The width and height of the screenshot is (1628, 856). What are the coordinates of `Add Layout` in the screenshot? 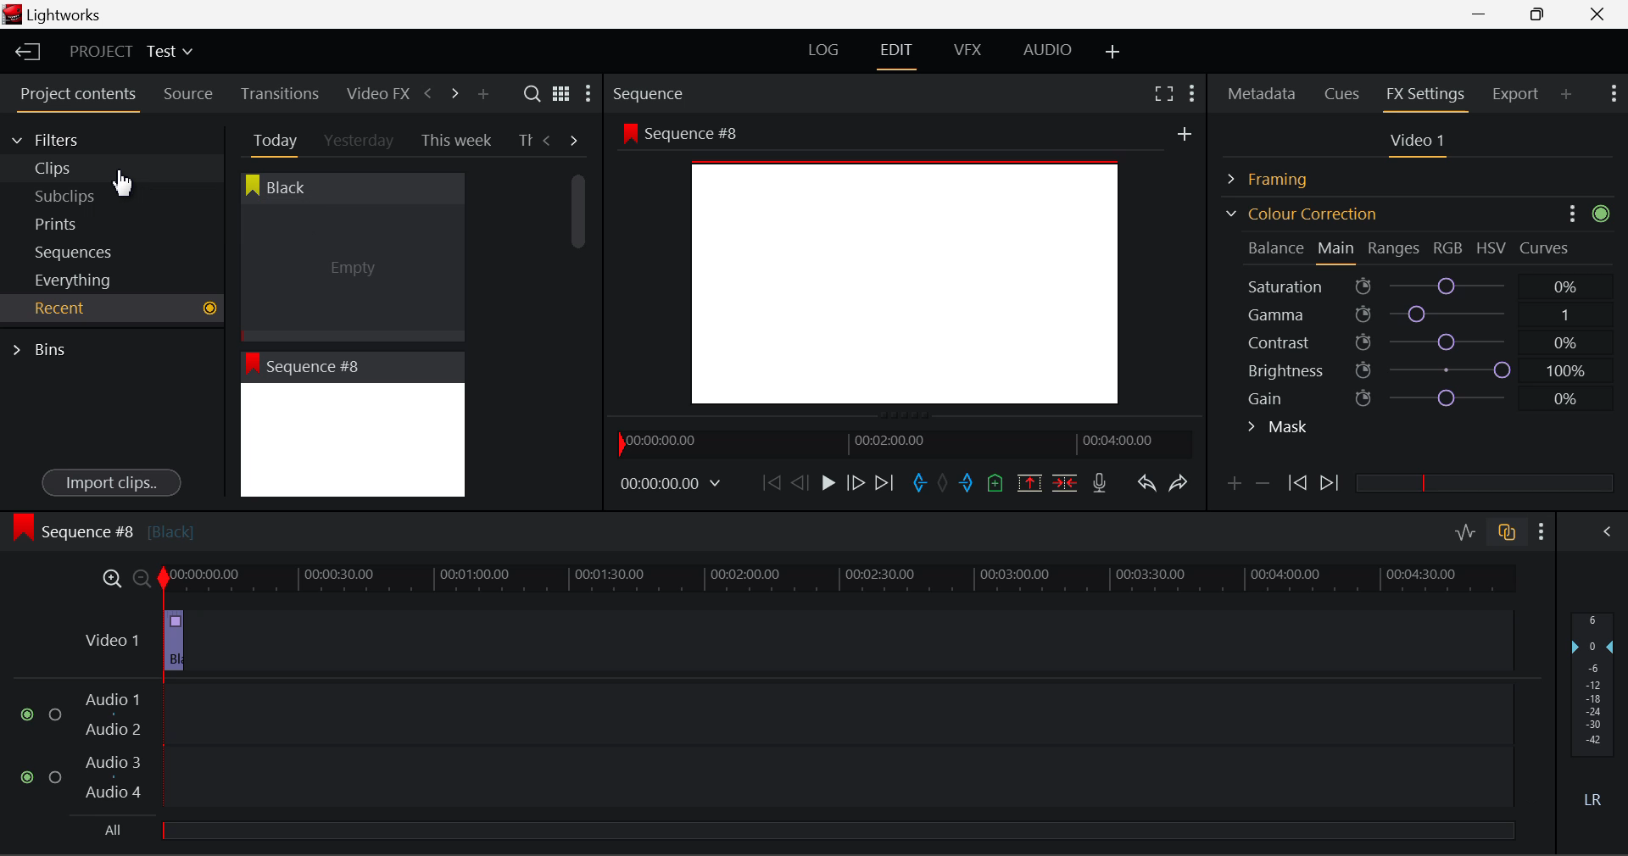 It's located at (1113, 53).